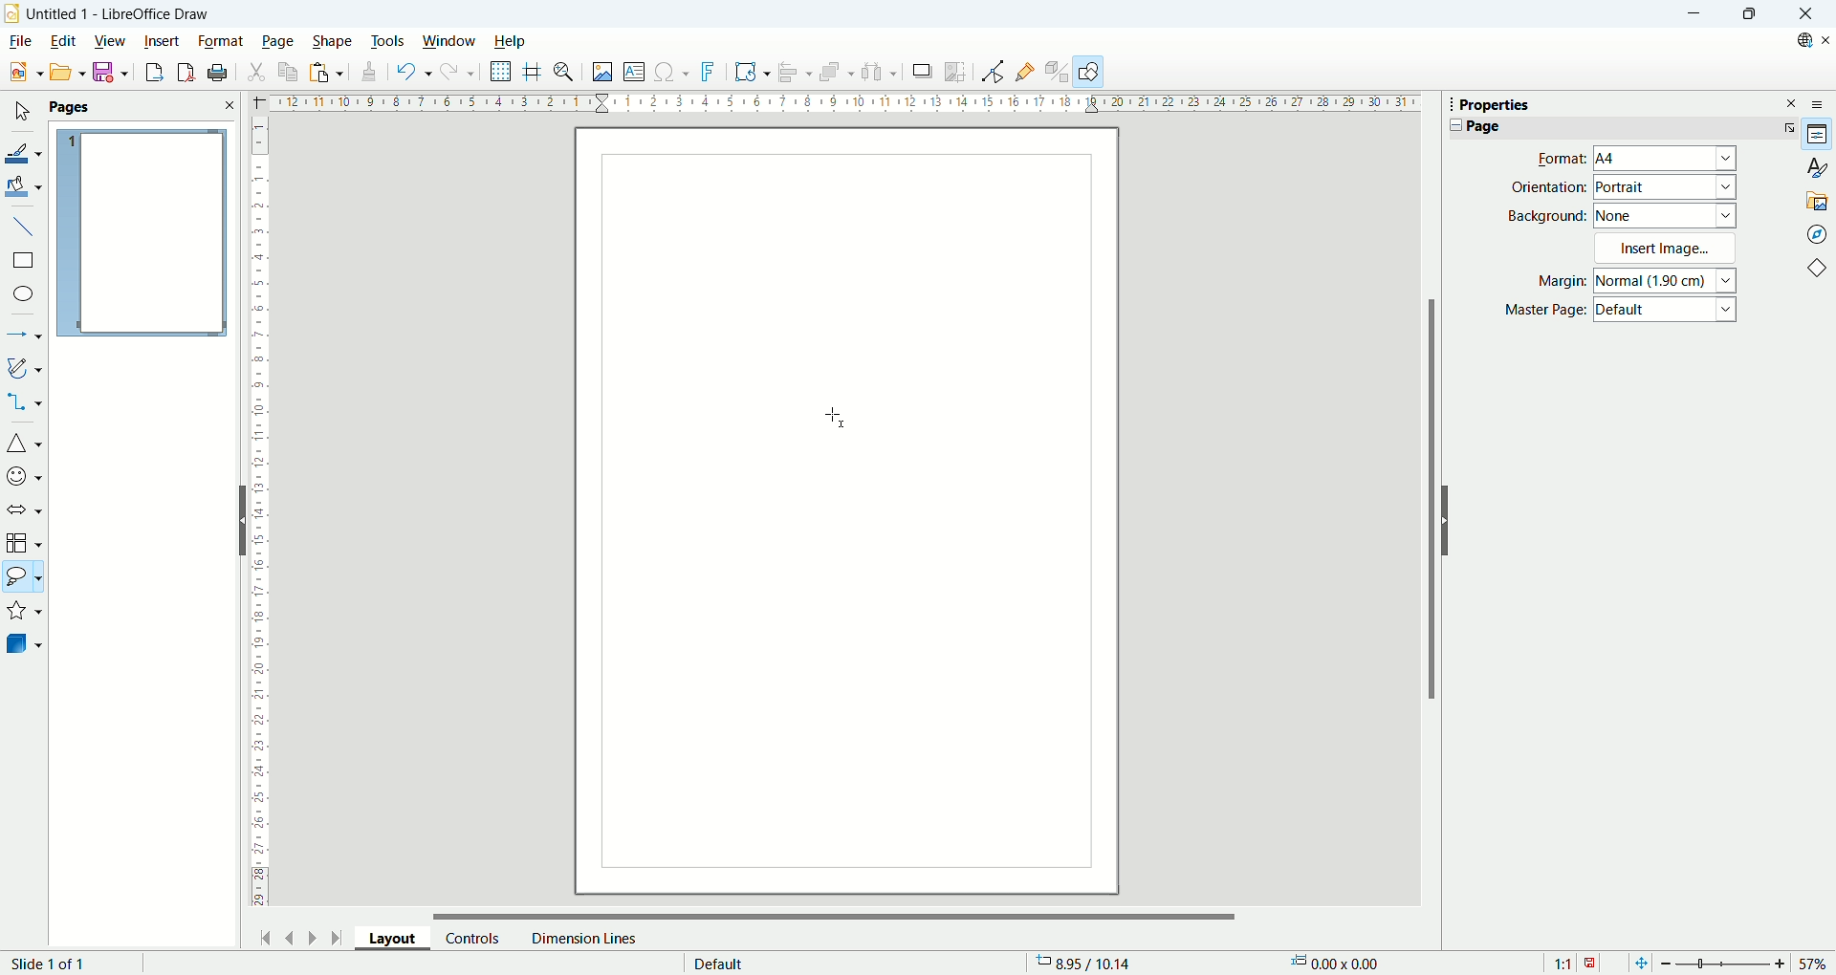 The image size is (1836, 975). I want to click on draw function, so click(1091, 72).